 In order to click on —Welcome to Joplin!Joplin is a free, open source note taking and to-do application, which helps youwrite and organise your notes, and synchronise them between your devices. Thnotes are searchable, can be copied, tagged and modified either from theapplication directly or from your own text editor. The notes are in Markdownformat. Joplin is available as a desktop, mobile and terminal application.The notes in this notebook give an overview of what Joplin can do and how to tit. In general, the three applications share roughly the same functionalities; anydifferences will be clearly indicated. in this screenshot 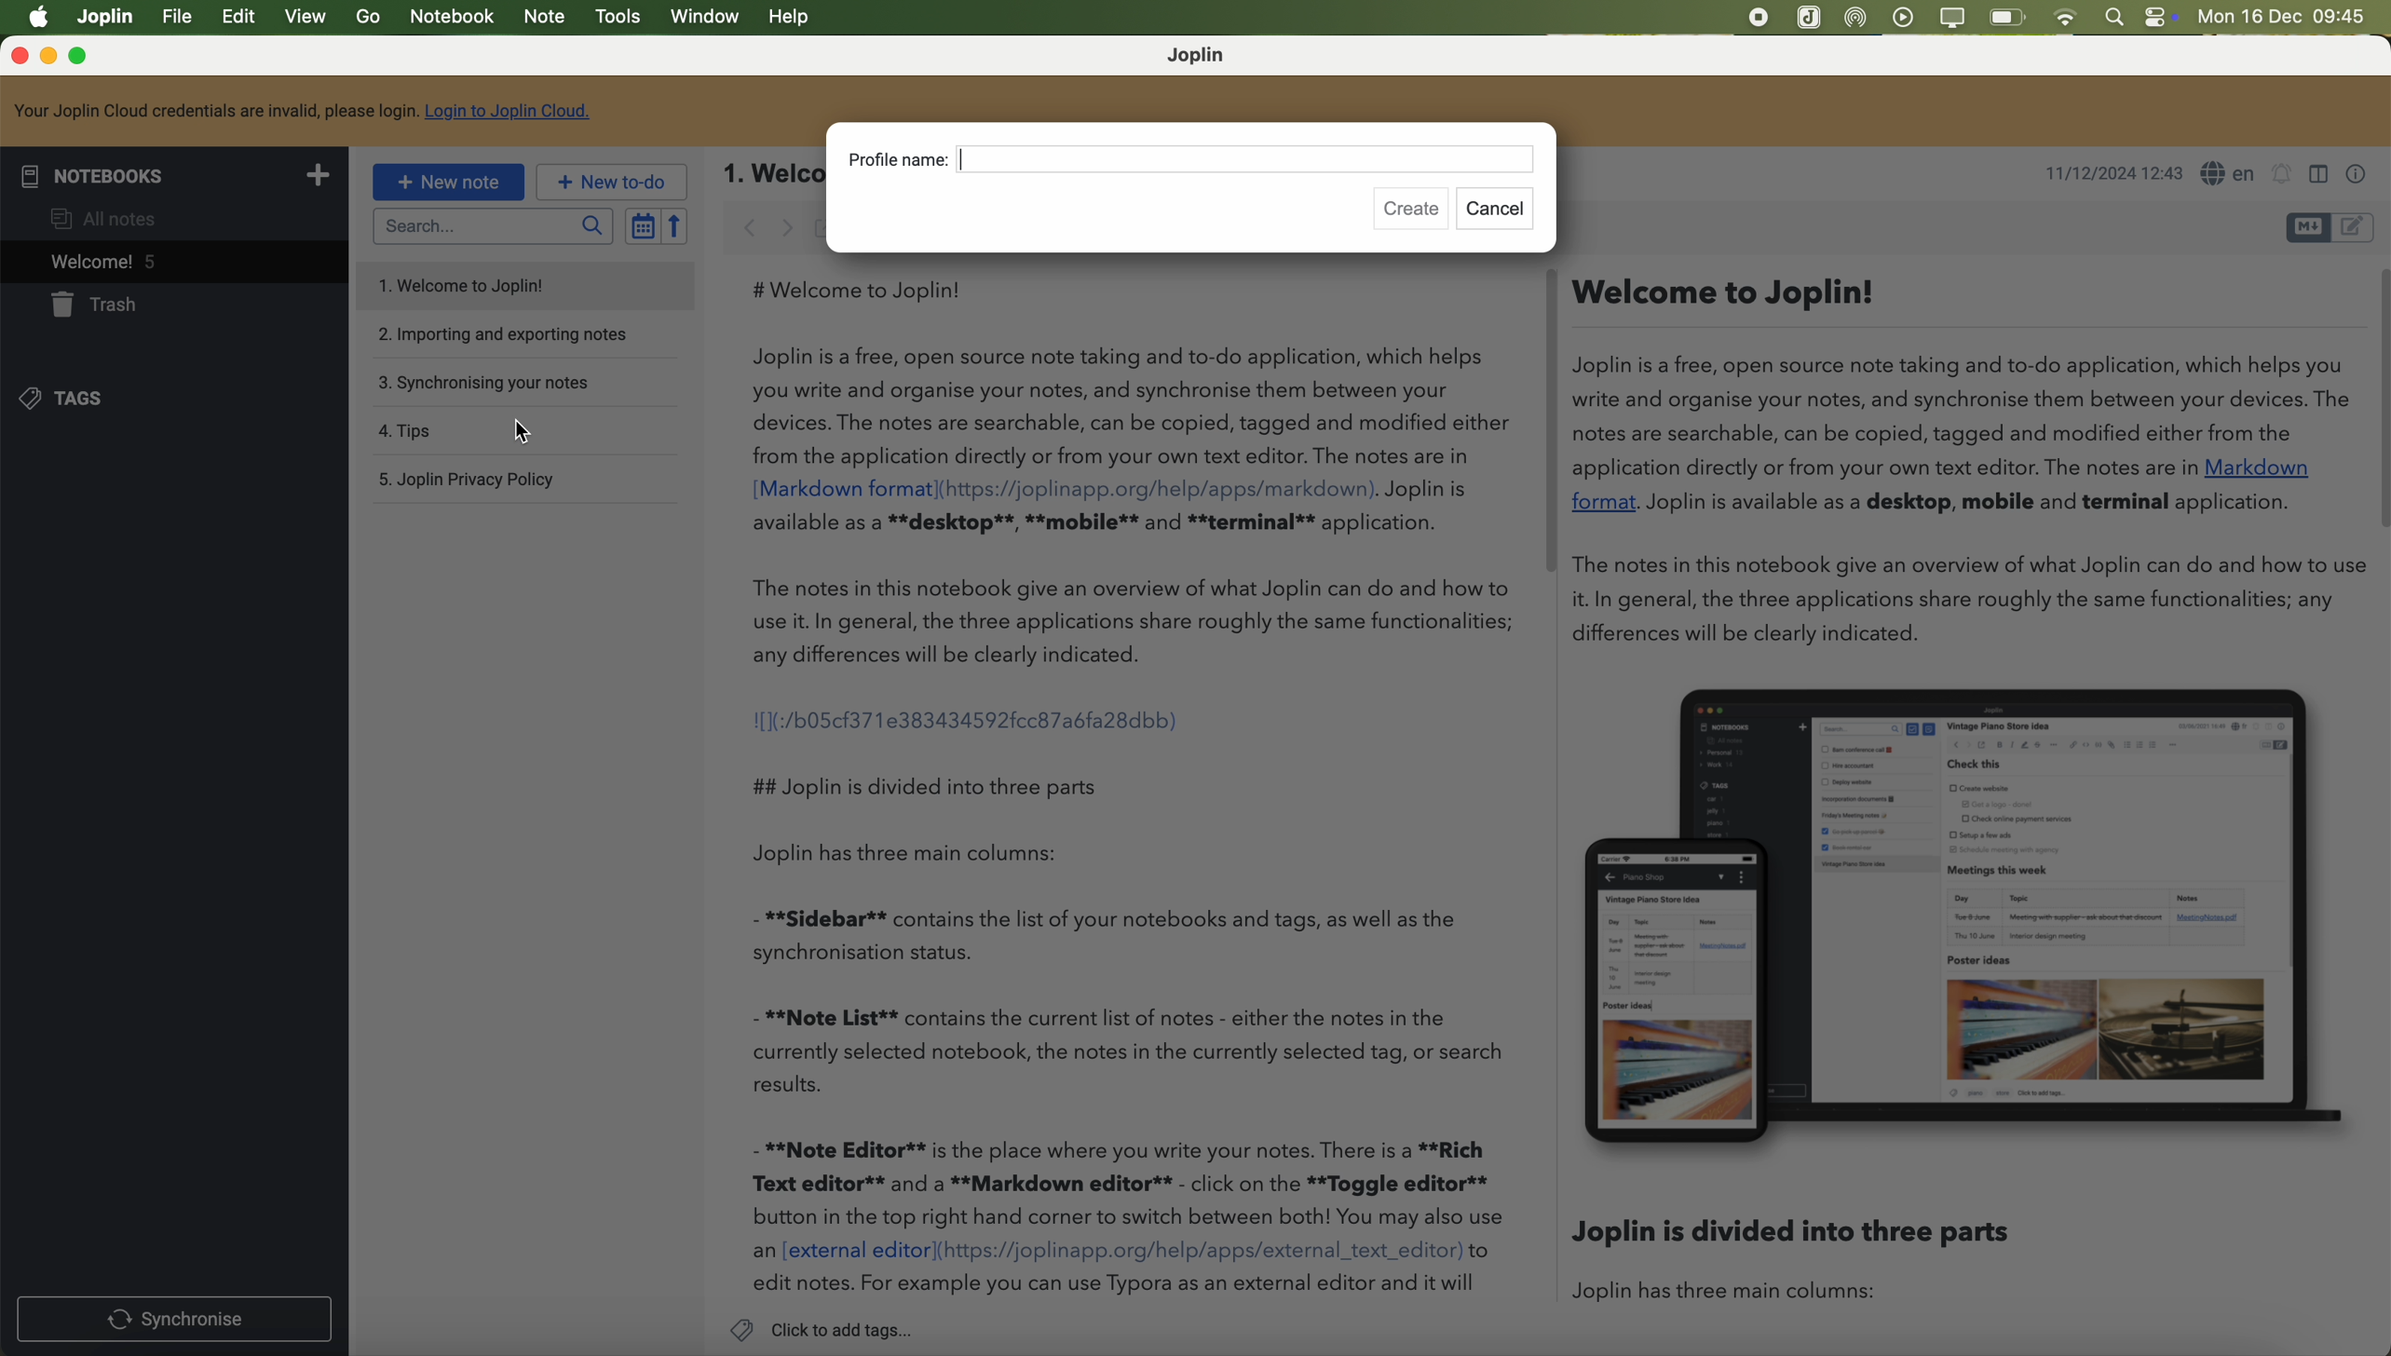, I will do `click(1958, 465)`.